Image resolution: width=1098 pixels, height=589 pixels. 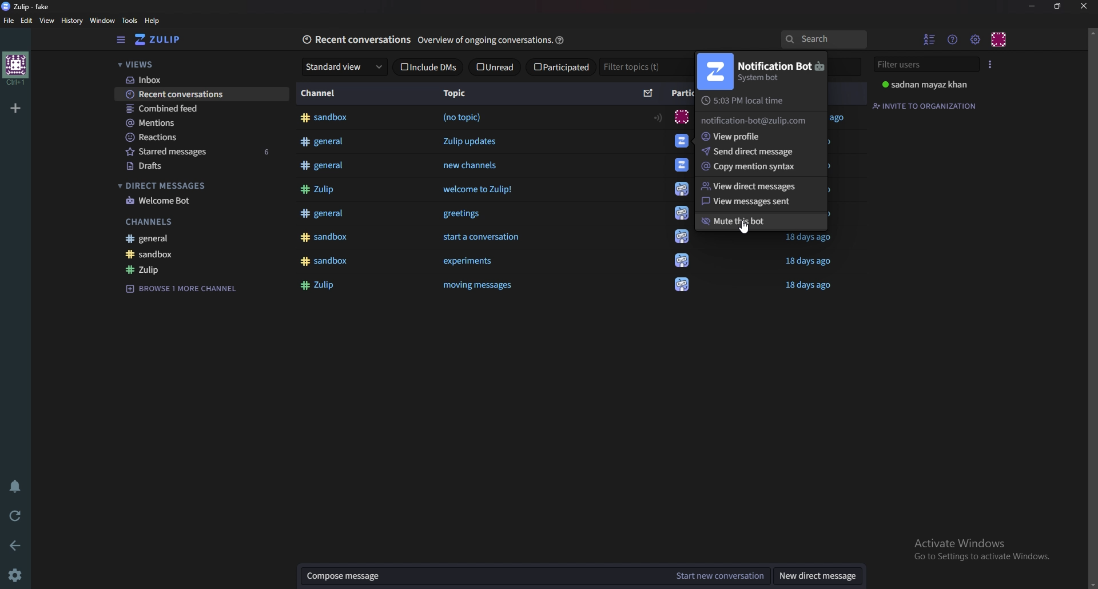 What do you see at coordinates (925, 85) in the screenshot?
I see `sadnan mayaz khan` at bounding box center [925, 85].